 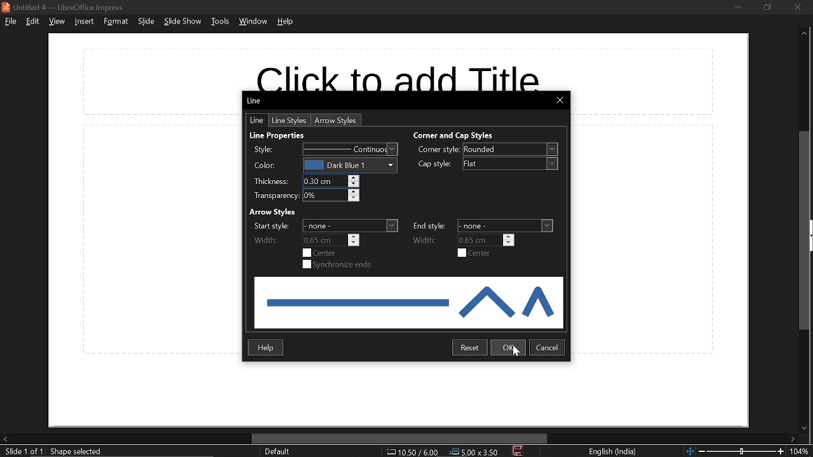 I want to click on save, so click(x=518, y=451).